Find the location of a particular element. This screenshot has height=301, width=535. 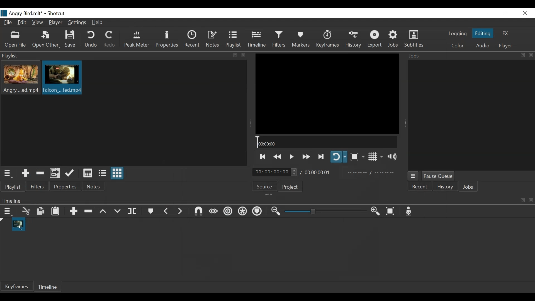

Jobs is located at coordinates (393, 39).